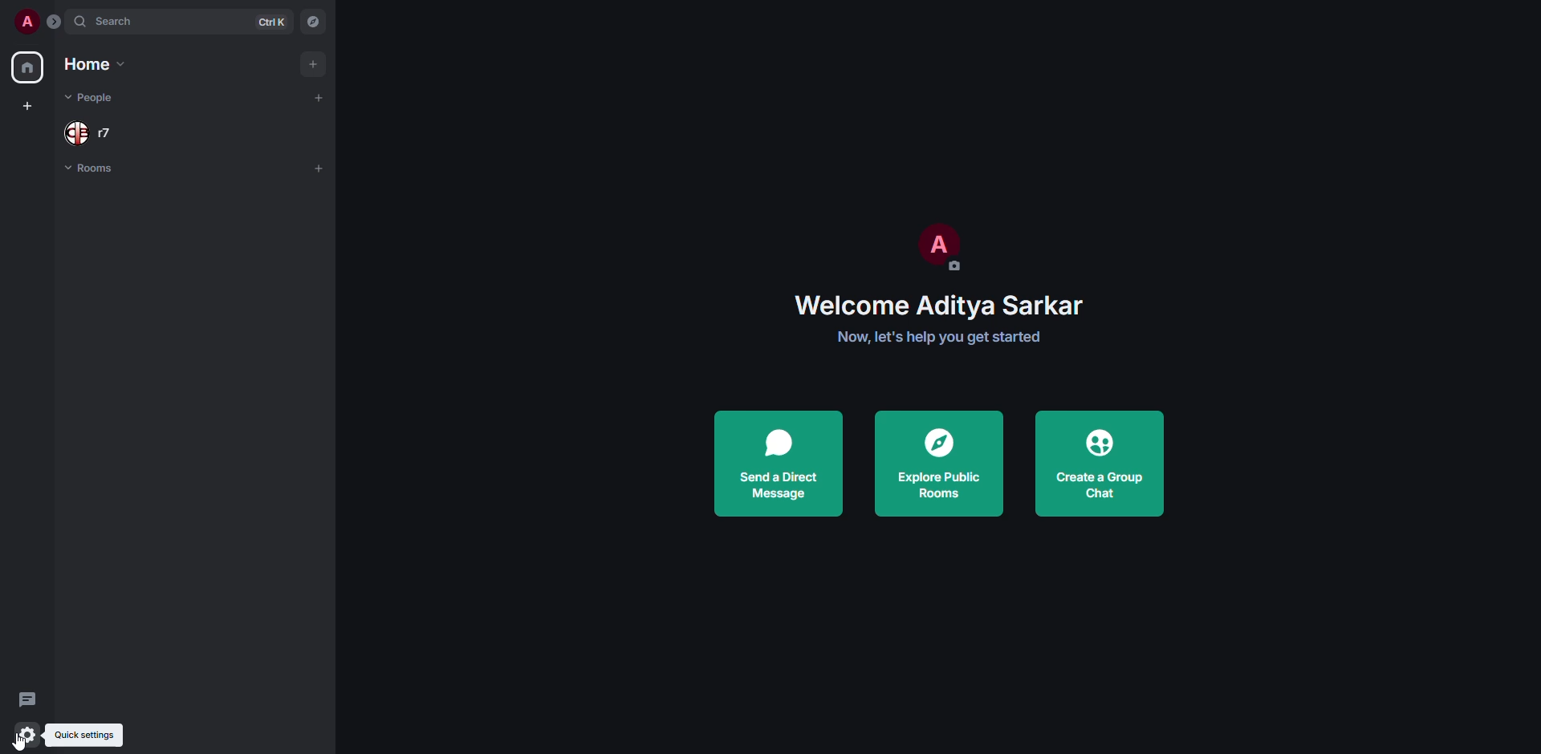  What do you see at coordinates (26, 26) in the screenshot?
I see `profile` at bounding box center [26, 26].